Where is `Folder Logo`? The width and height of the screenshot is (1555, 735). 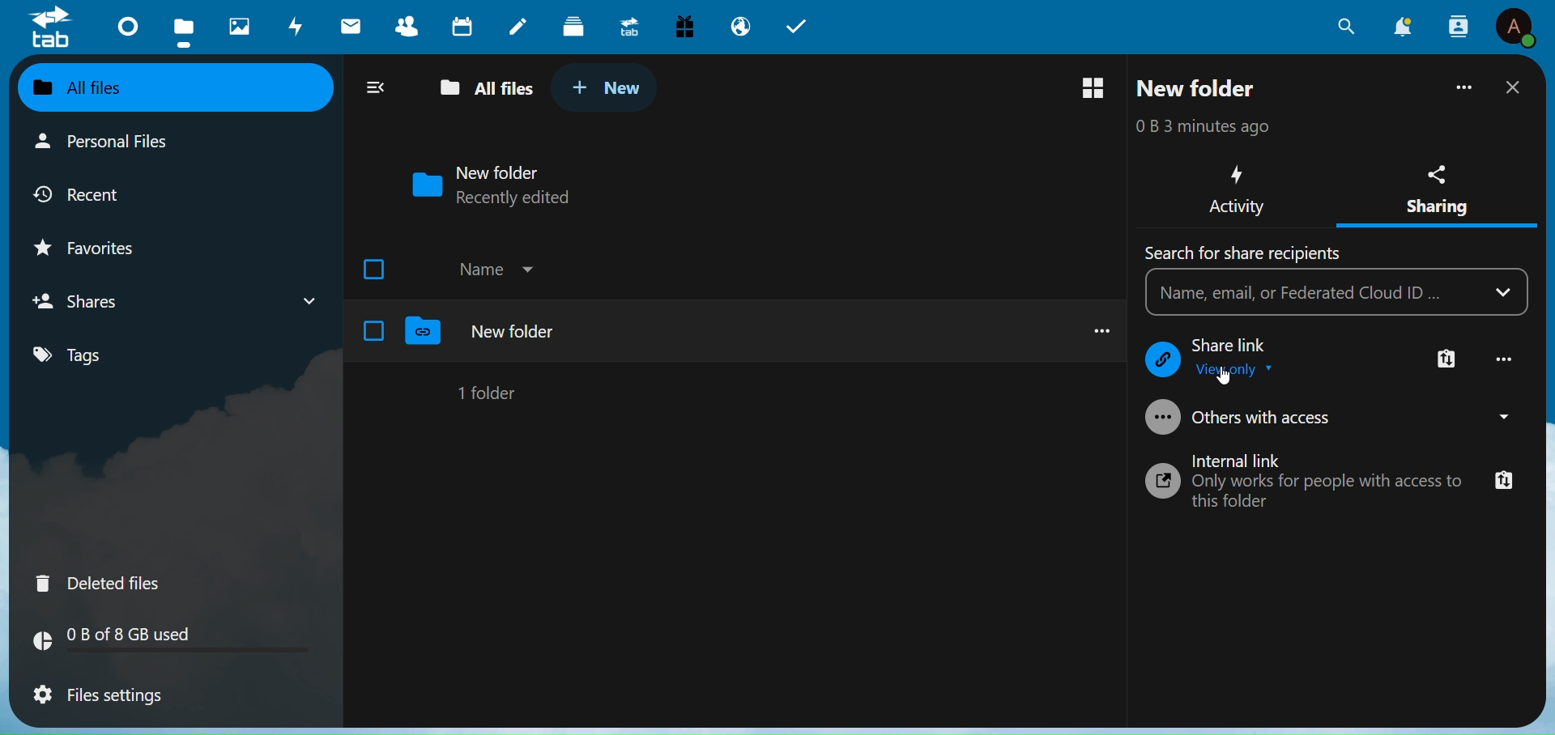
Folder Logo is located at coordinates (424, 332).